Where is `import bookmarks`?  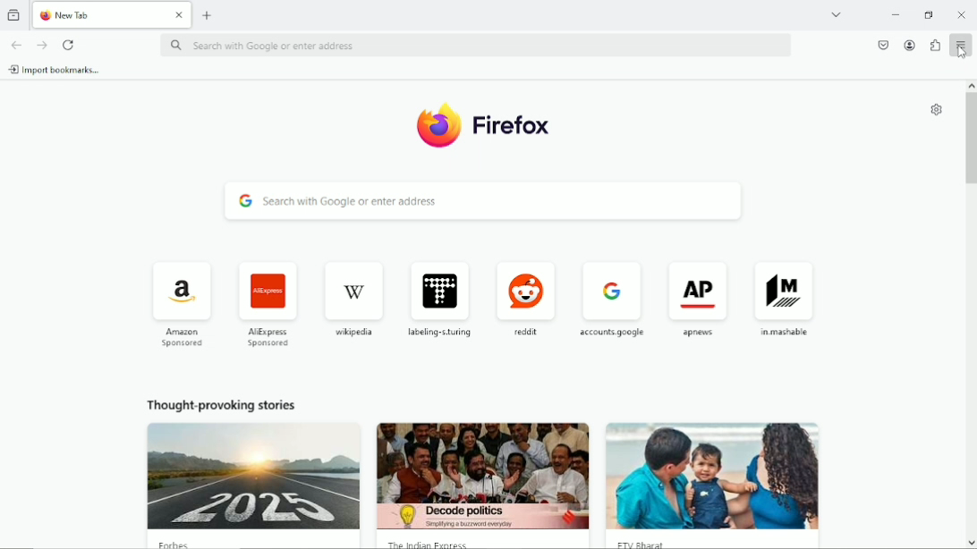 import bookmarks is located at coordinates (54, 70).